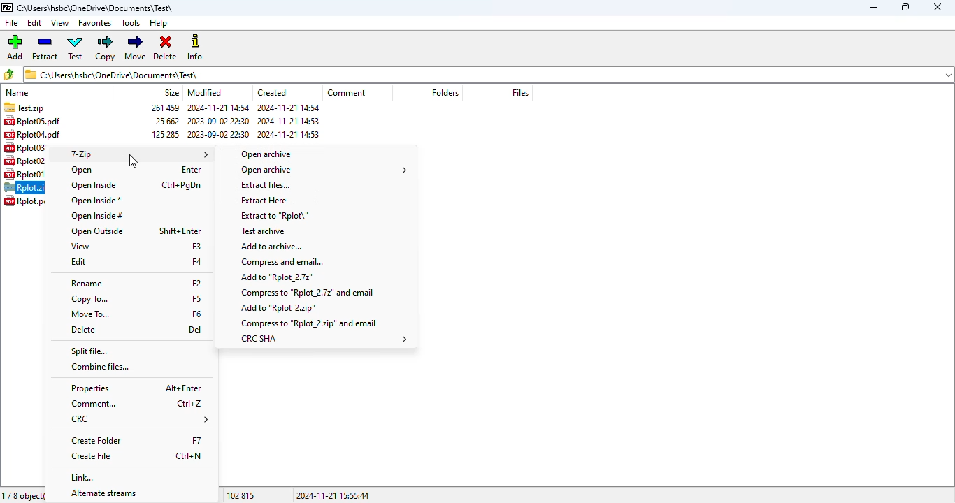 The image size is (955, 503). What do you see at coordinates (101, 367) in the screenshot?
I see `combine files` at bounding box center [101, 367].